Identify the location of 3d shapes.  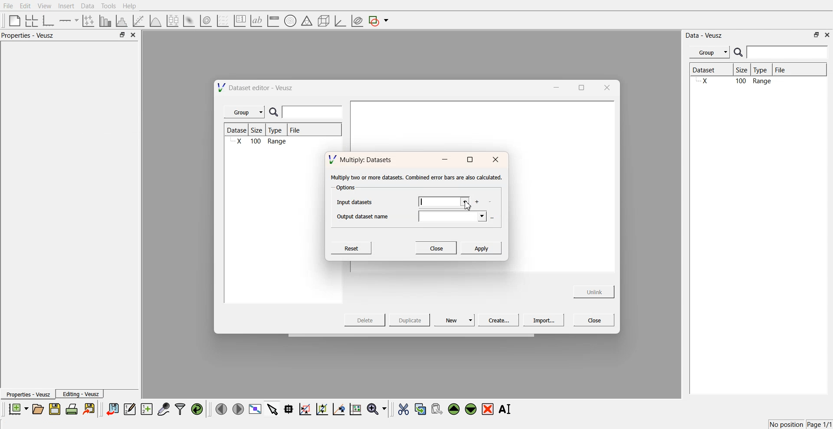
(322, 21).